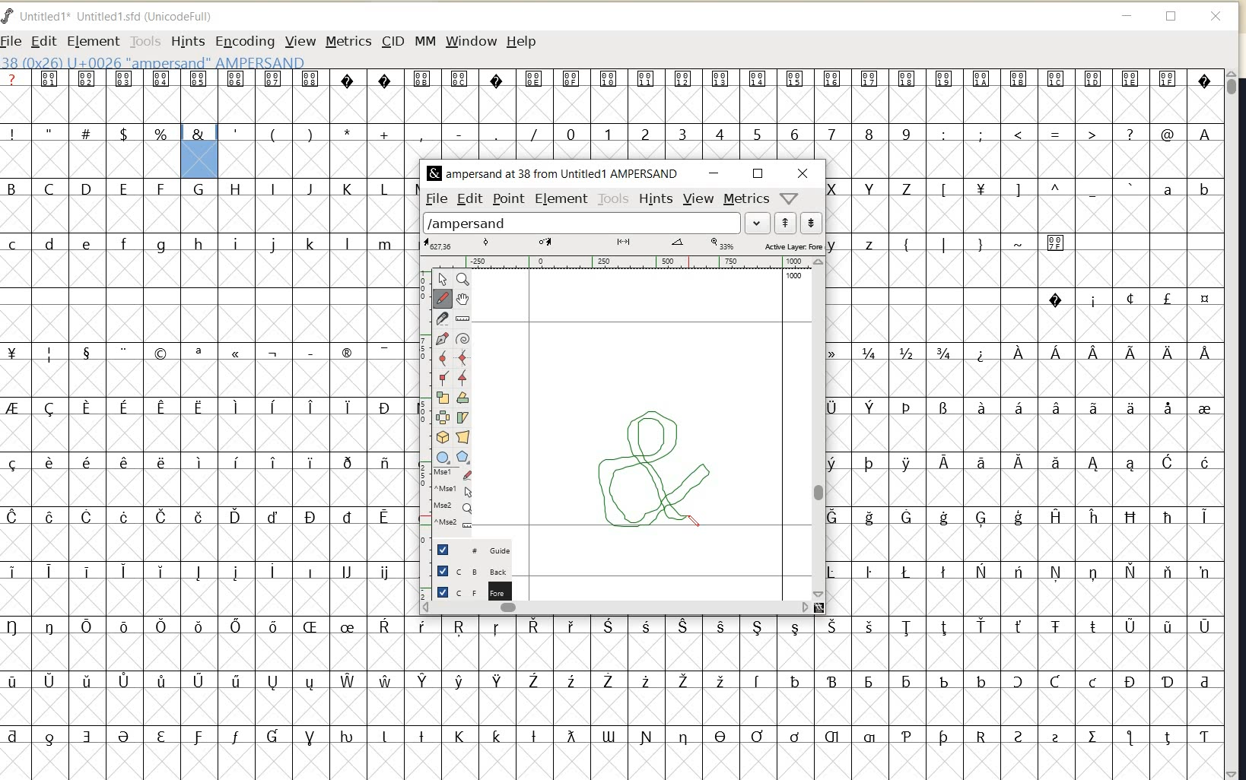 Image resolution: width=1246 pixels, height=780 pixels. What do you see at coordinates (692, 521) in the screenshot?
I see `PENCIL TOOL (draw a freehand curve)/cursor position` at bounding box center [692, 521].